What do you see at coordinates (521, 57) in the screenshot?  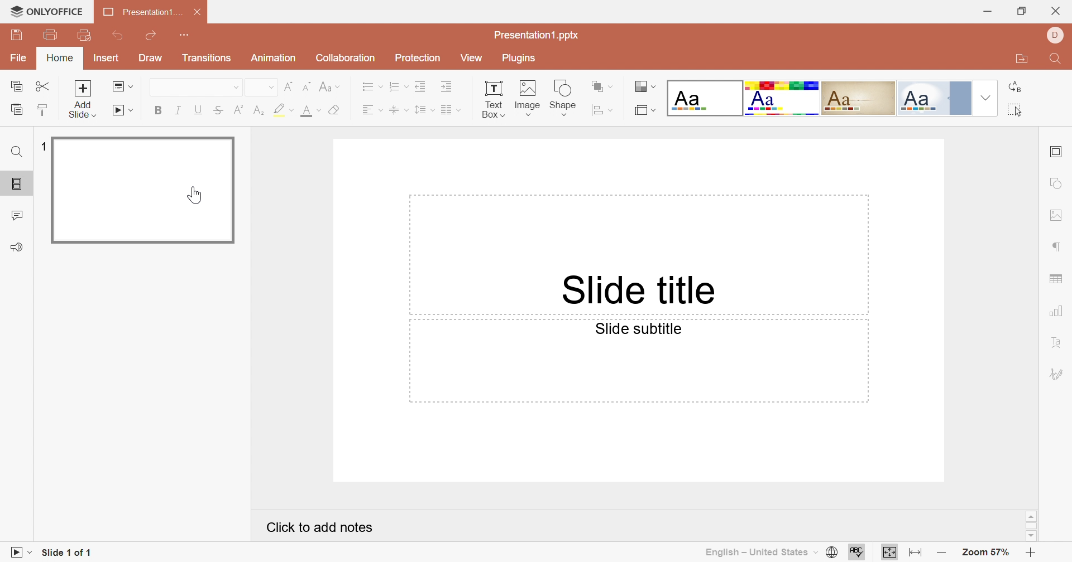 I see `Plugins` at bounding box center [521, 57].